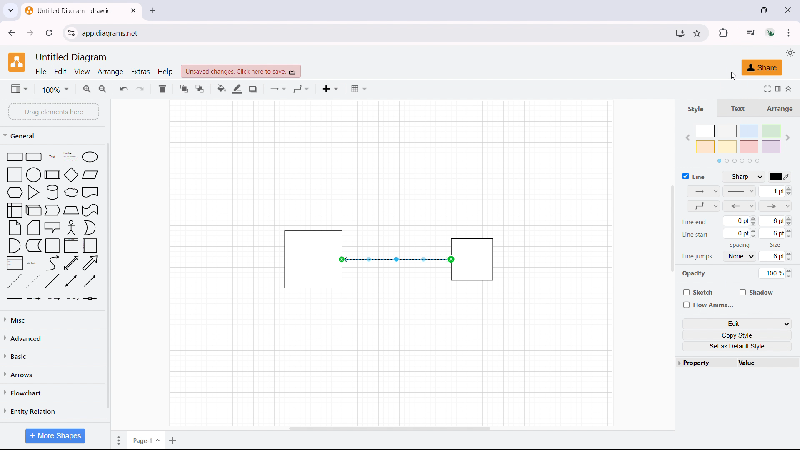 Image resolution: width=800 pixels, height=450 pixels. What do you see at coordinates (241, 71) in the screenshot?
I see `click to save` at bounding box center [241, 71].